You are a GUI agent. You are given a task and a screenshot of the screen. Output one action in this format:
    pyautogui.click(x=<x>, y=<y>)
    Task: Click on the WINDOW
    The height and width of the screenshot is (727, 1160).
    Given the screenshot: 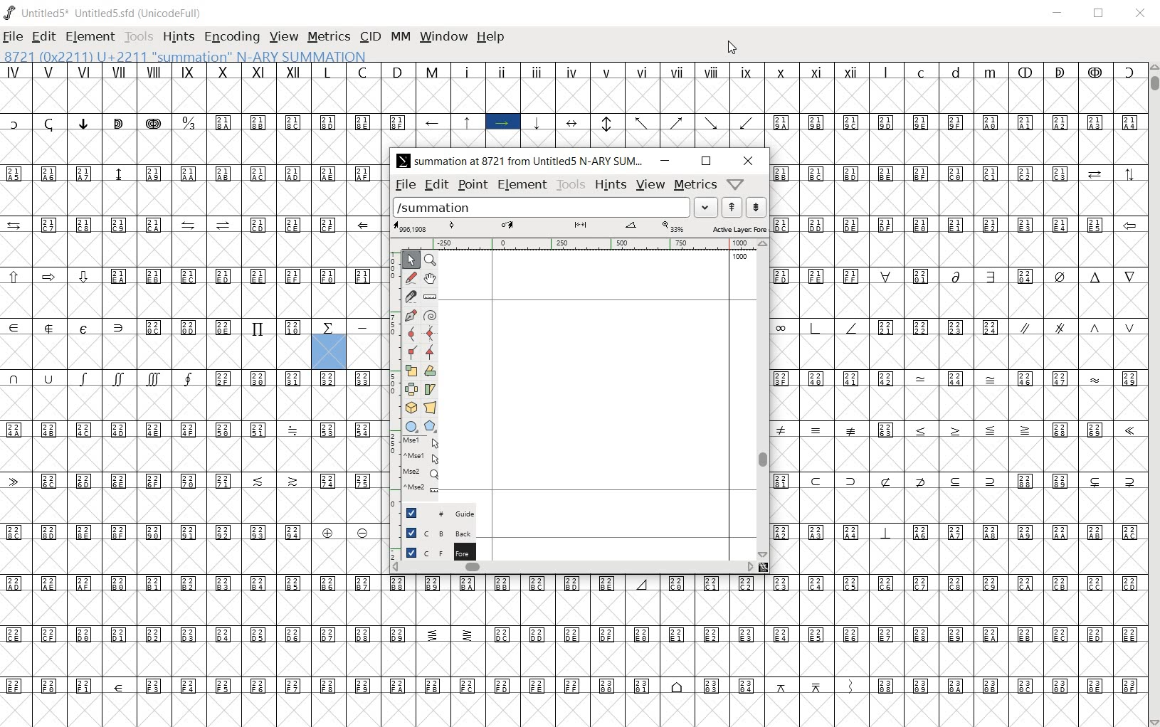 What is the action you would take?
    pyautogui.click(x=443, y=37)
    